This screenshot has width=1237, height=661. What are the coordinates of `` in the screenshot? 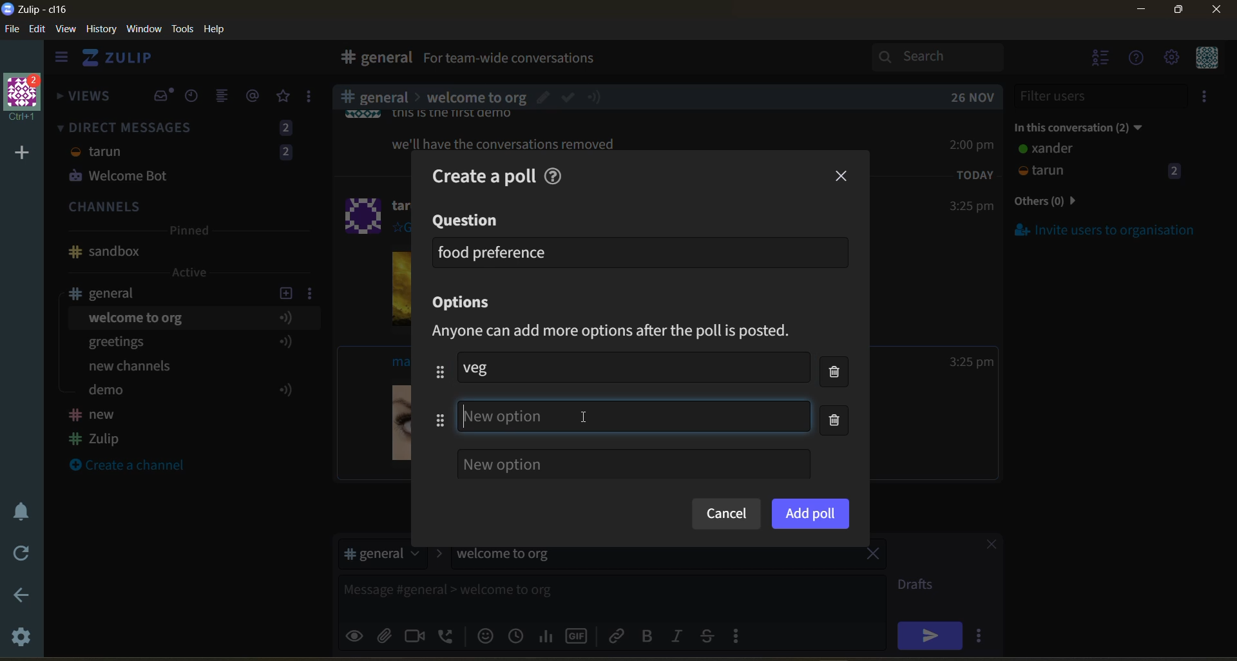 It's located at (588, 417).